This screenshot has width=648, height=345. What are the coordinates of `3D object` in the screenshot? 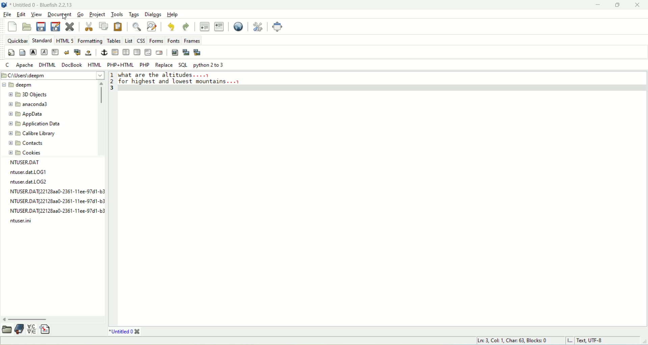 It's located at (29, 95).